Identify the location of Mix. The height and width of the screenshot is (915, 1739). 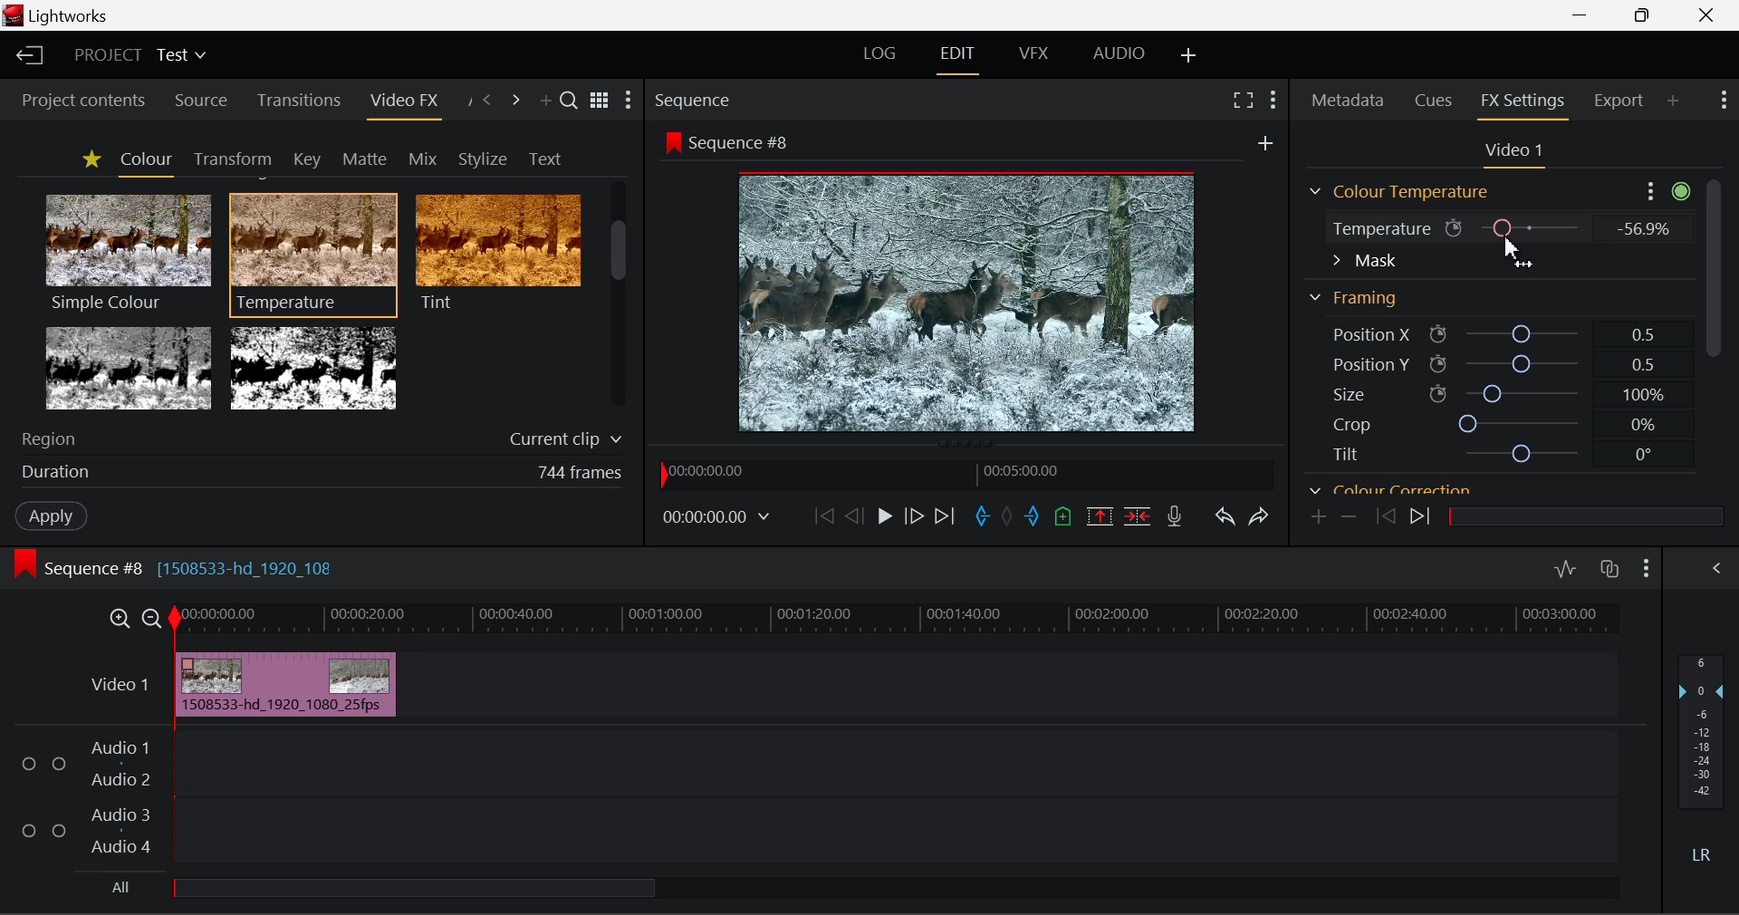
(424, 156).